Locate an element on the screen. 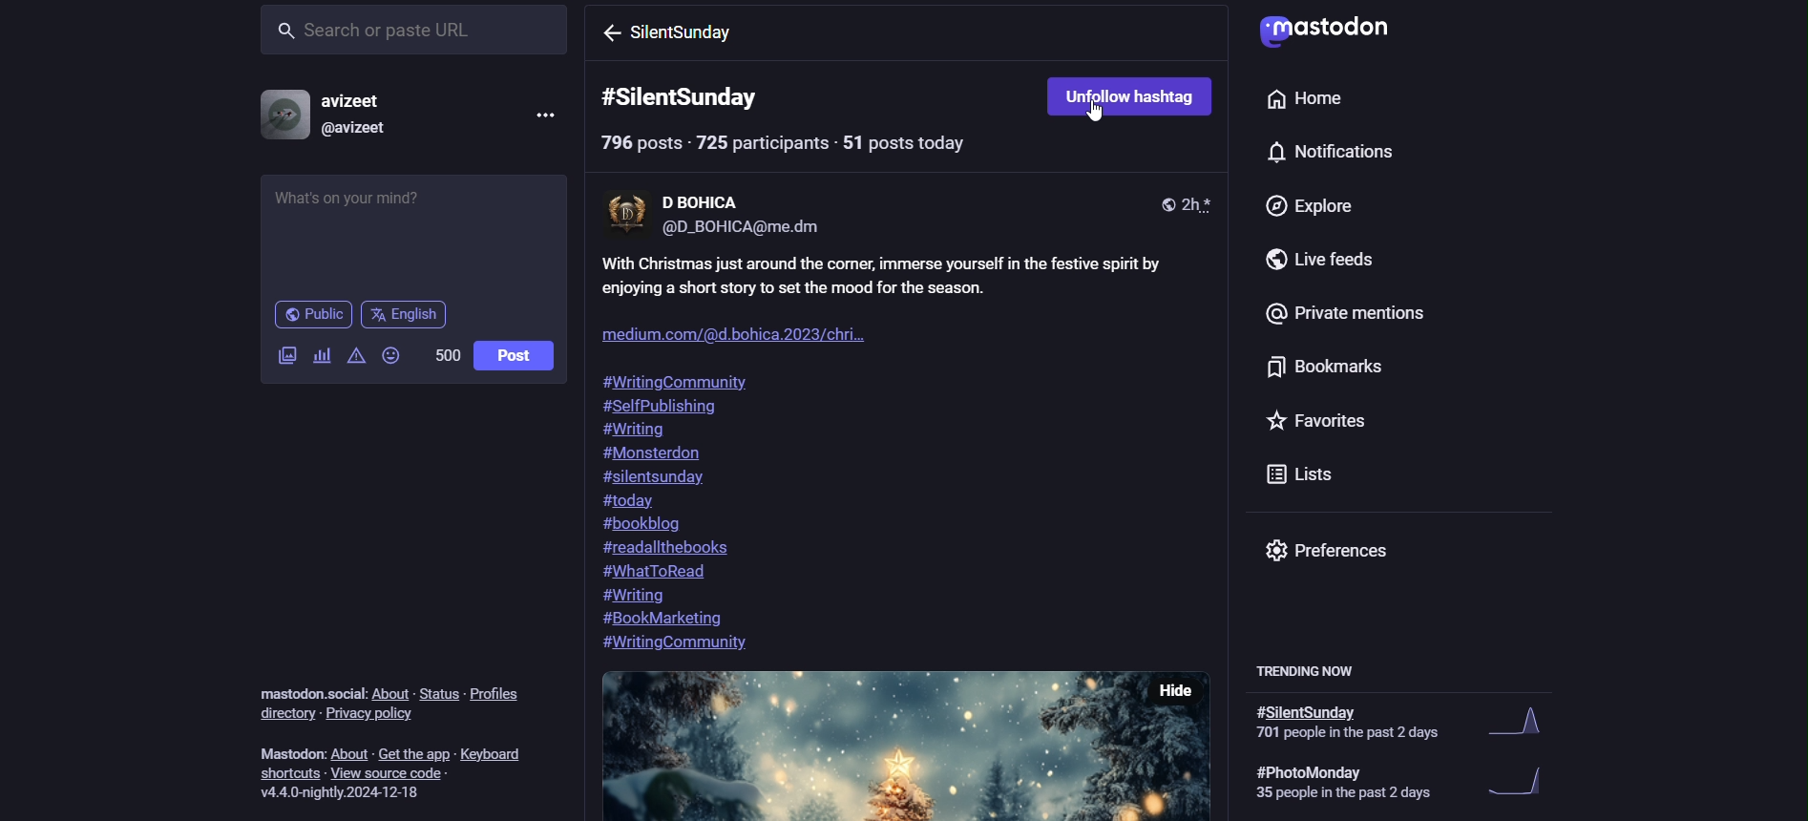  add image is located at coordinates (284, 359).